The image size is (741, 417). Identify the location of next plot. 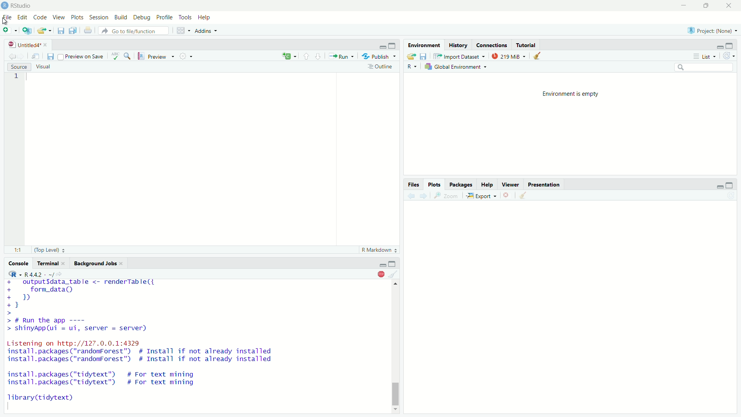
(425, 196).